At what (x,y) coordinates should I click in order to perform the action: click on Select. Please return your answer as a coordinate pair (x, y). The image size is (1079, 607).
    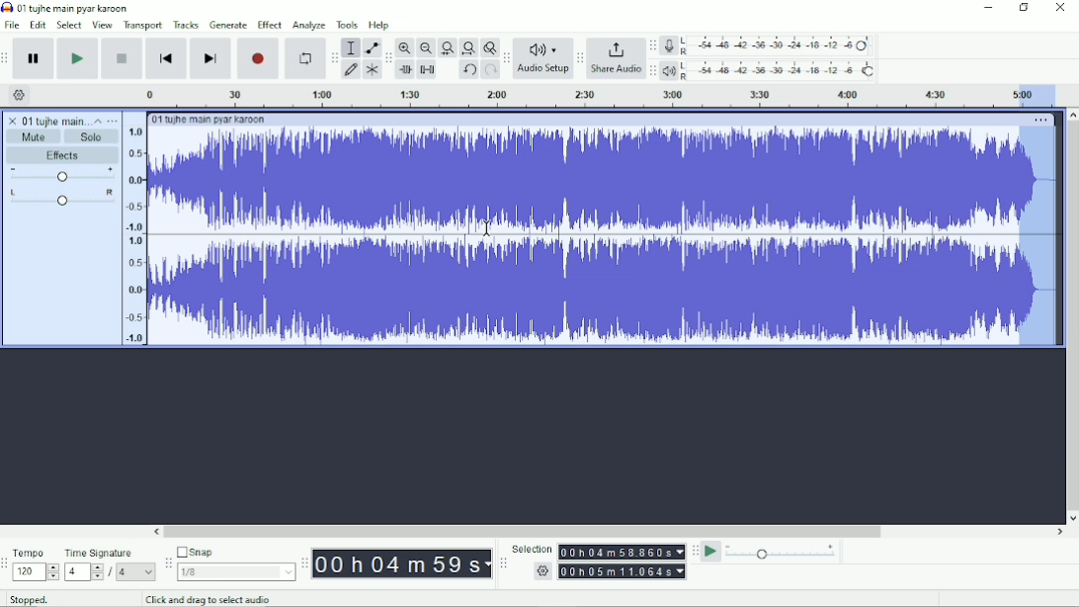
    Looking at the image, I should click on (70, 26).